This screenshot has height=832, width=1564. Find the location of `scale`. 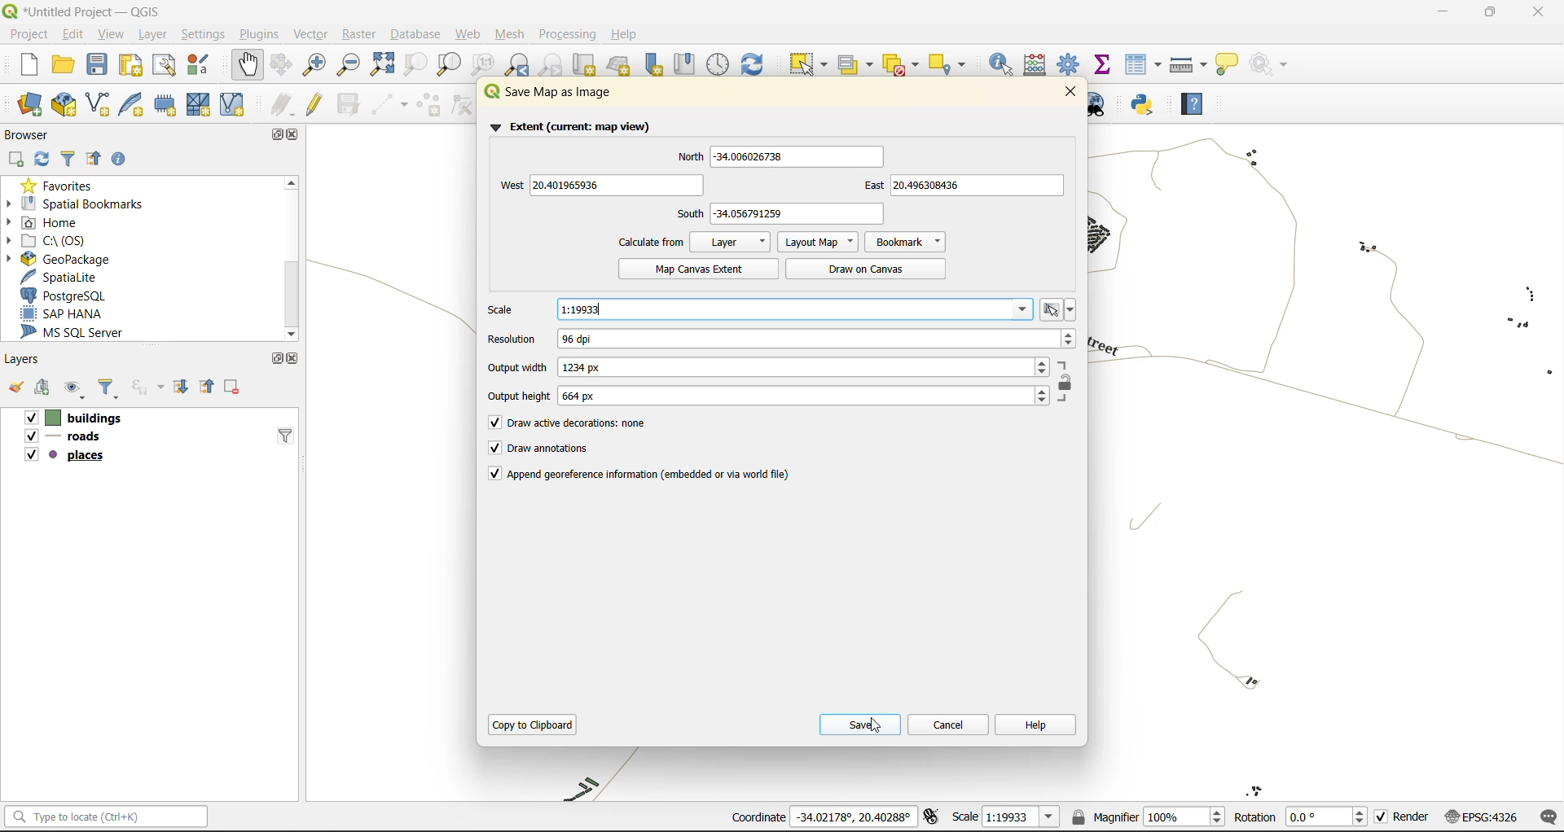

scale is located at coordinates (782, 309).